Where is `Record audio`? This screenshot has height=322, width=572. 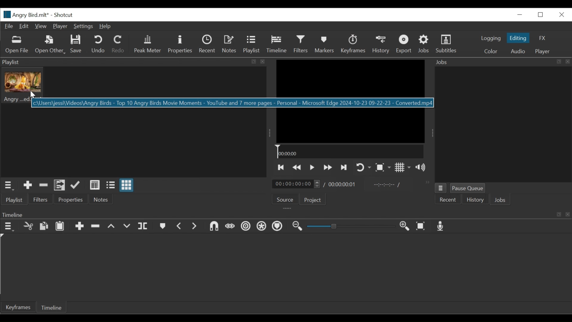
Record audio is located at coordinates (443, 227).